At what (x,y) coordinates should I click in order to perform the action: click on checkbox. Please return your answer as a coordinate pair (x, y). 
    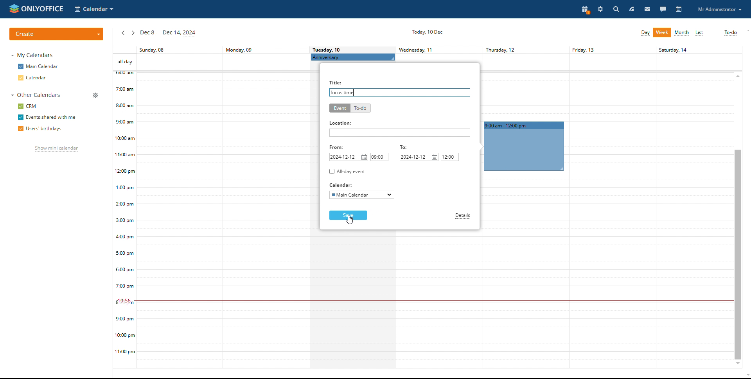
    Looking at the image, I should click on (20, 66).